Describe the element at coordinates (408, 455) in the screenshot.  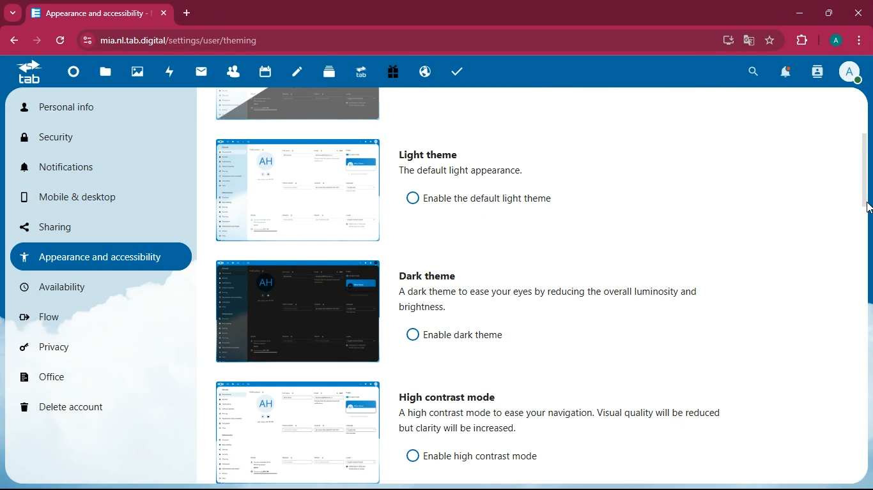
I see `on/off button` at that location.